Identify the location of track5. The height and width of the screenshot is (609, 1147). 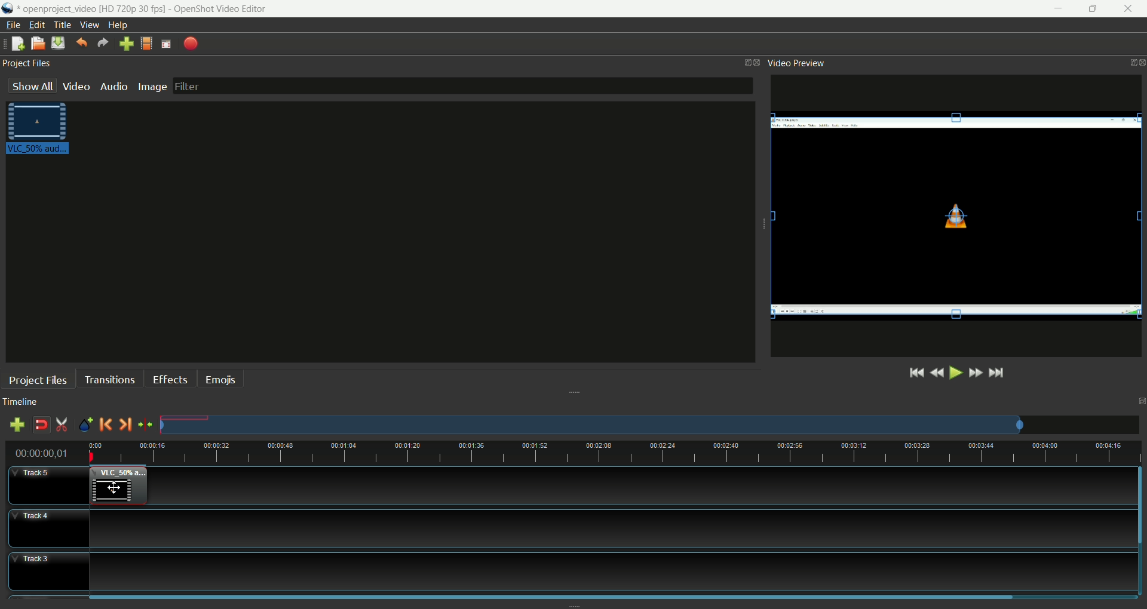
(48, 487).